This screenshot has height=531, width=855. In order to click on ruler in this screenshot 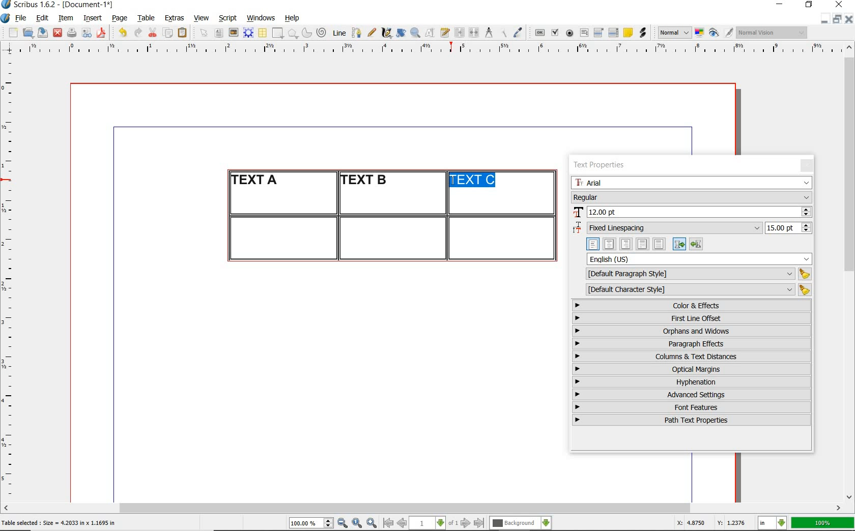, I will do `click(11, 278)`.